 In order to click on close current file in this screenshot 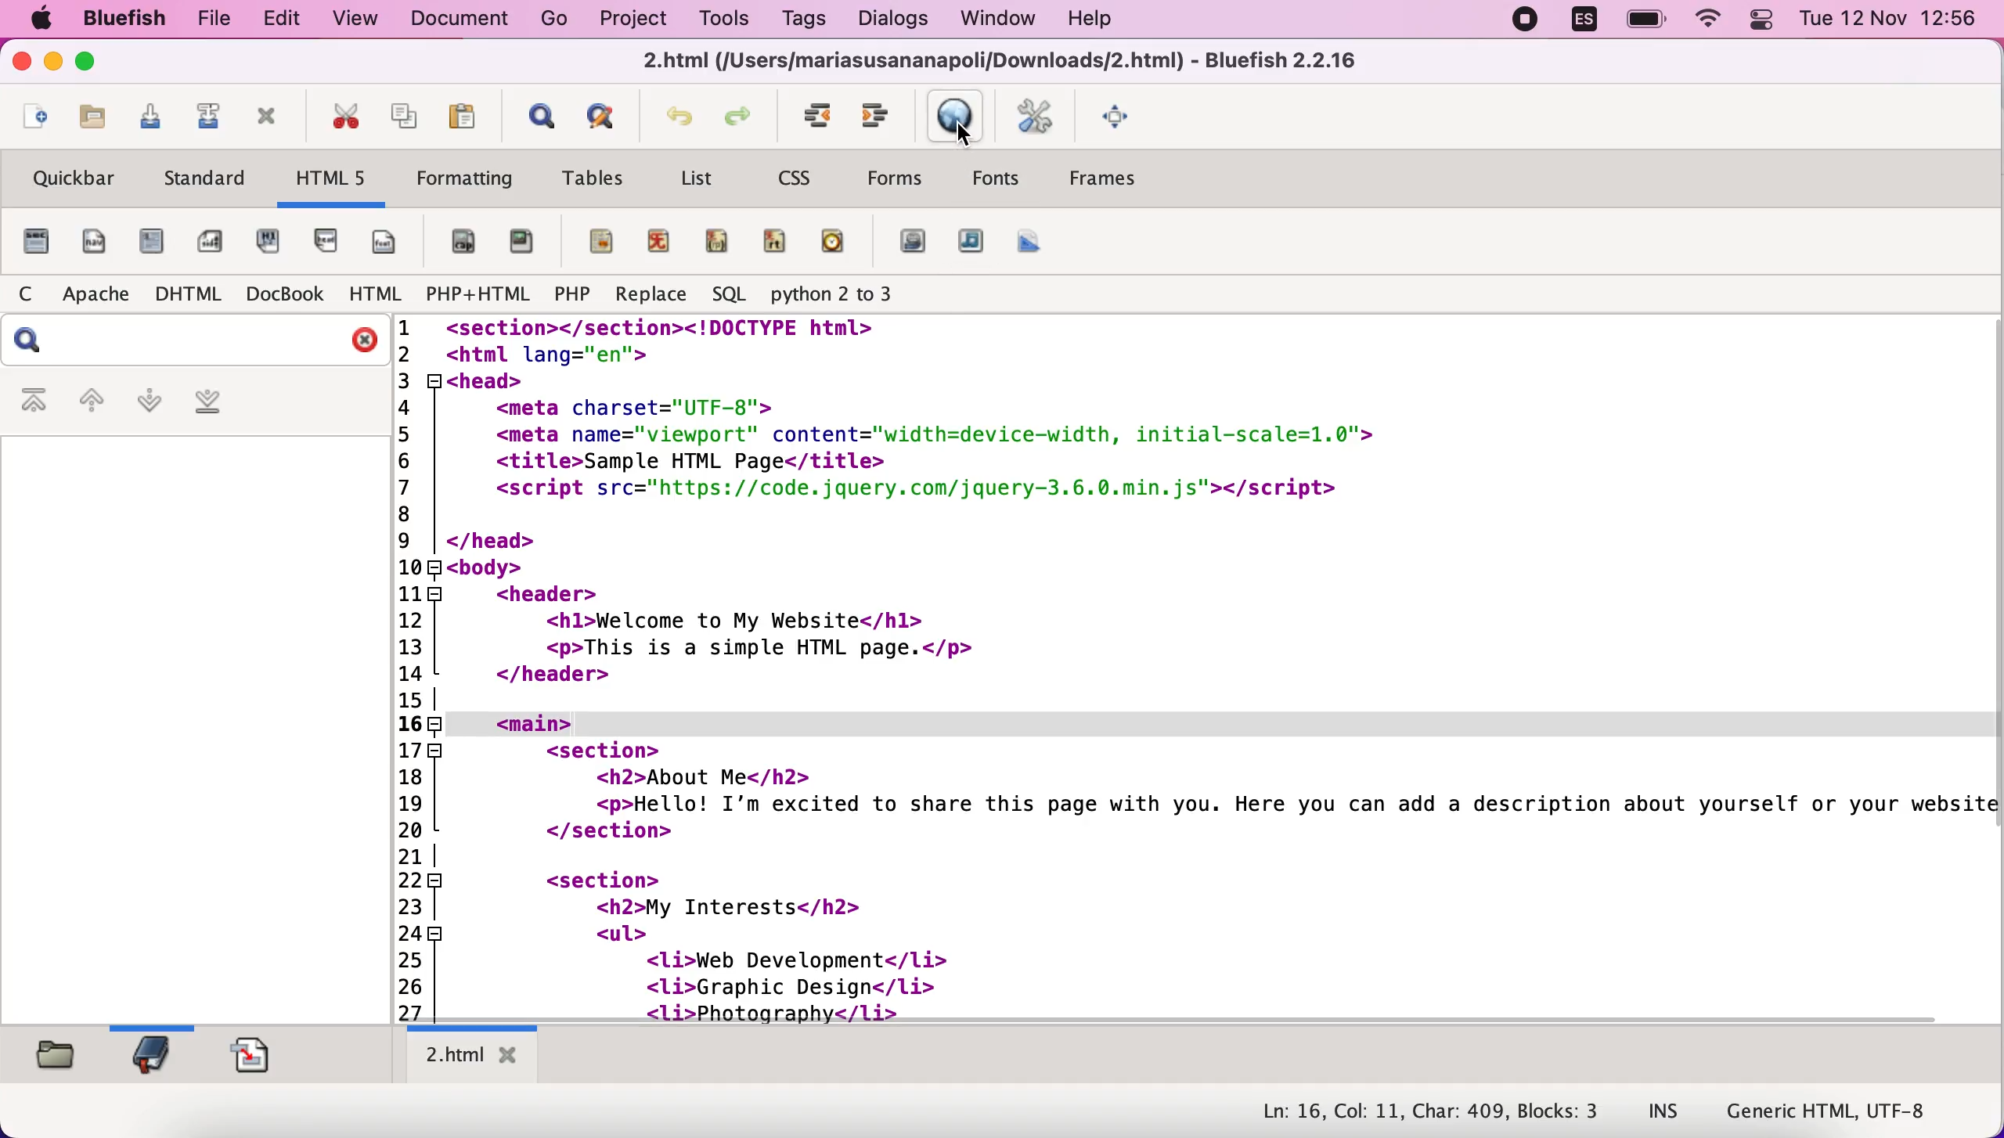, I will do `click(273, 121)`.